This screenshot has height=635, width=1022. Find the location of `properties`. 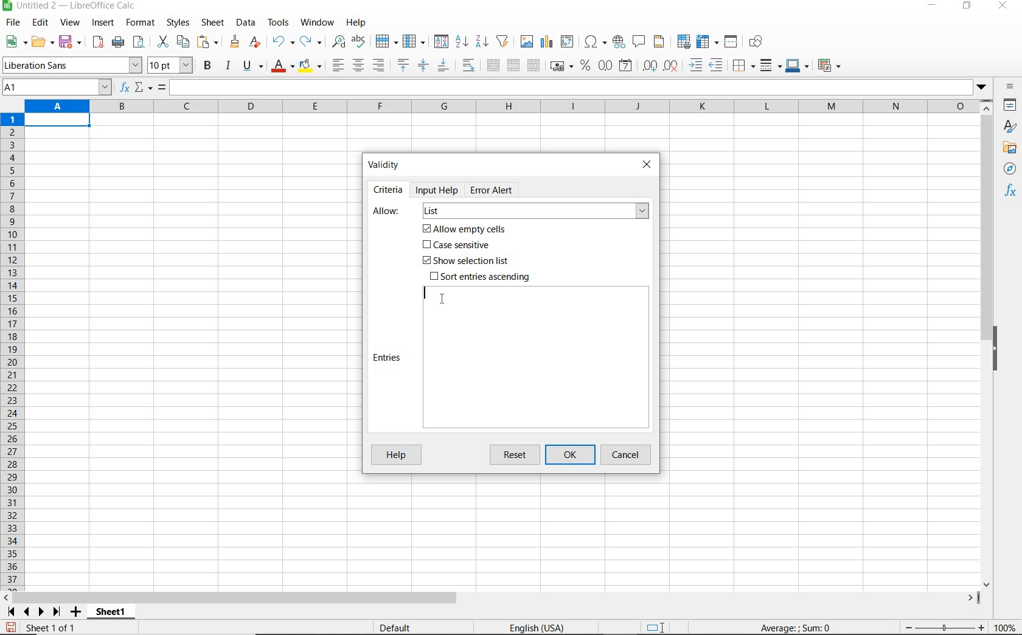

properties is located at coordinates (1011, 106).